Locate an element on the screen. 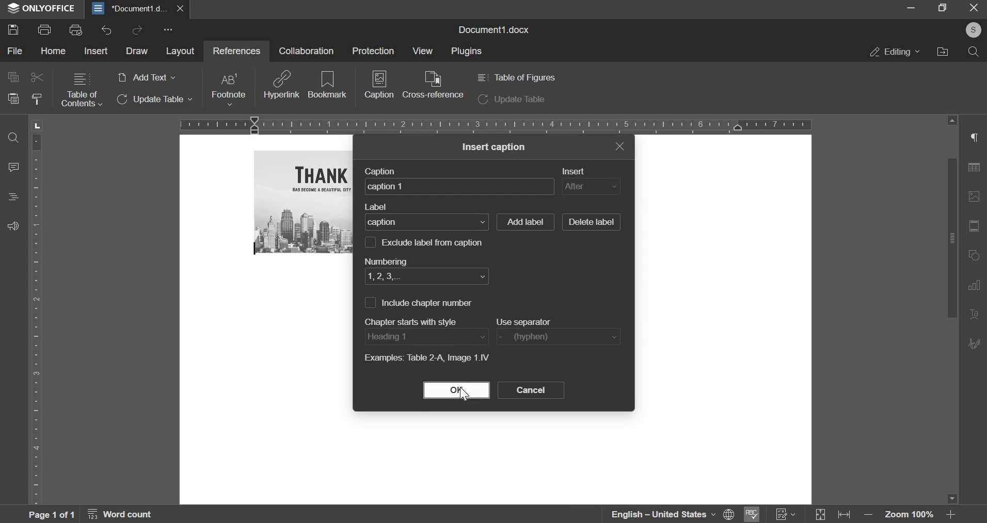 This screenshot has height=523, width=987. ONLYOFFICE is located at coordinates (41, 9).